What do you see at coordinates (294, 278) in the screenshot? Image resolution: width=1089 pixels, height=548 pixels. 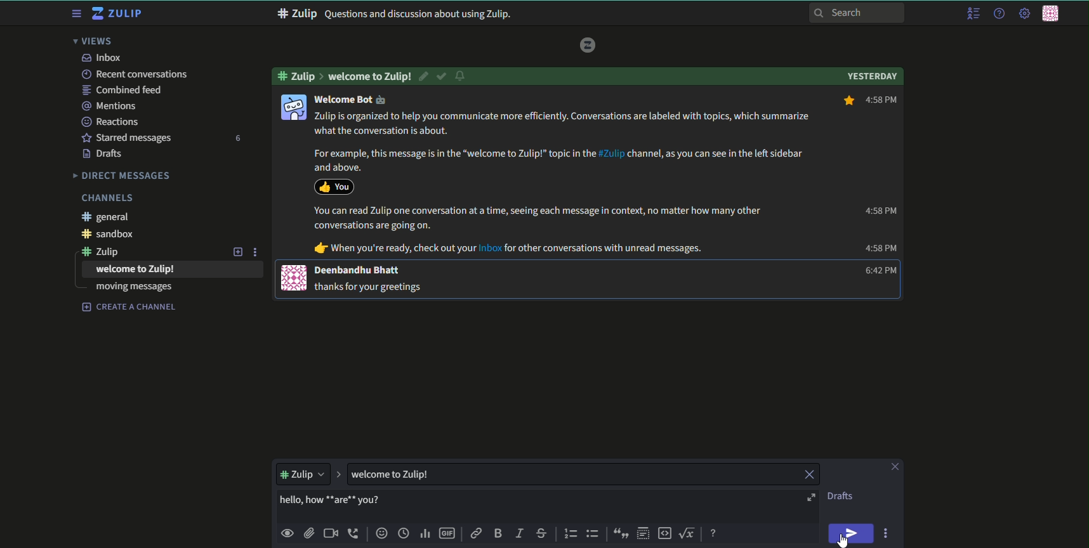 I see `icon` at bounding box center [294, 278].